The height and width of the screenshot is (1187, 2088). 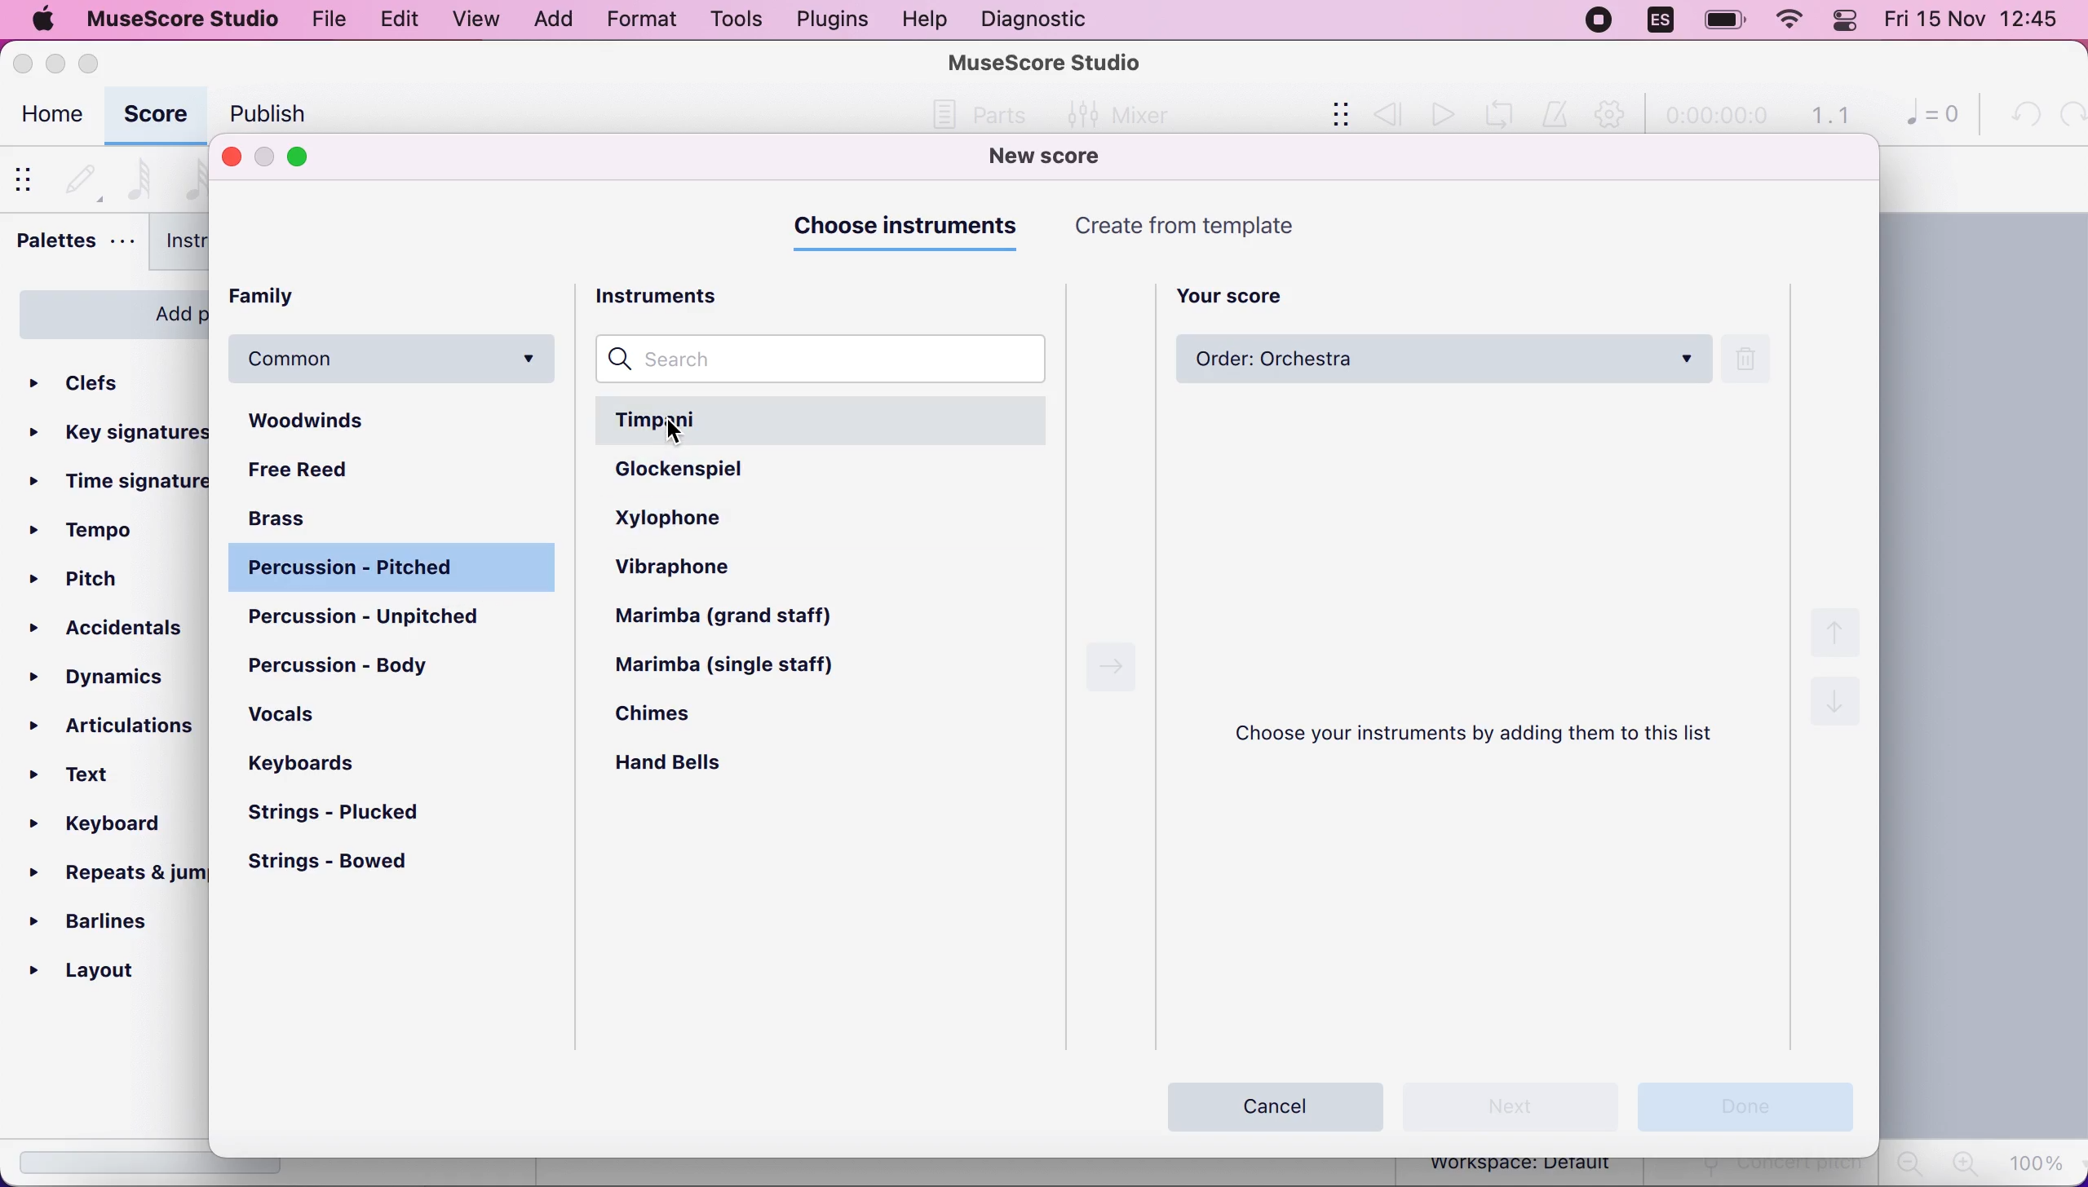 What do you see at coordinates (1660, 20) in the screenshot?
I see `language` at bounding box center [1660, 20].